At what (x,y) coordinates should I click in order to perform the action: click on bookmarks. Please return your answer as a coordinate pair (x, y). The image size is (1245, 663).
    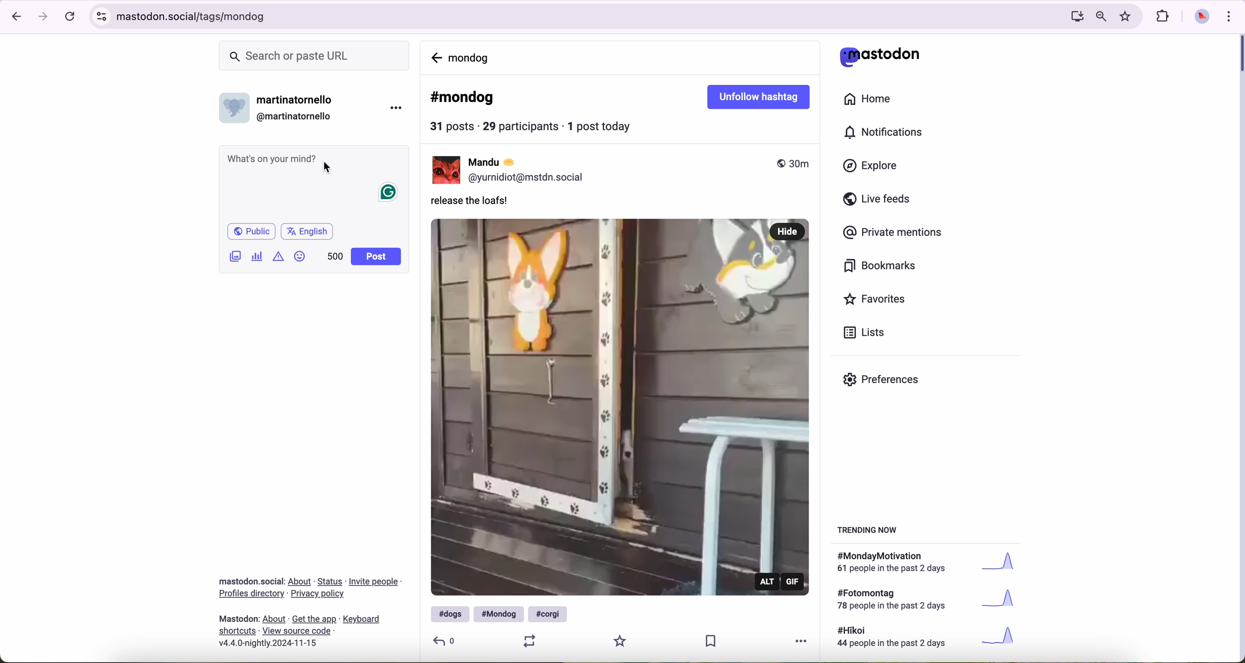
    Looking at the image, I should click on (881, 266).